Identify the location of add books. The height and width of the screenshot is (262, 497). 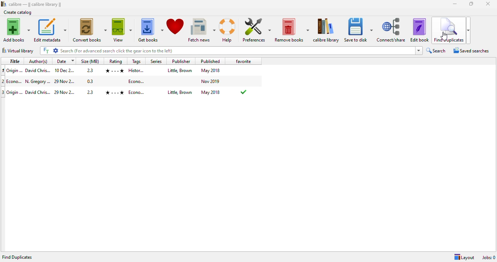
(17, 30).